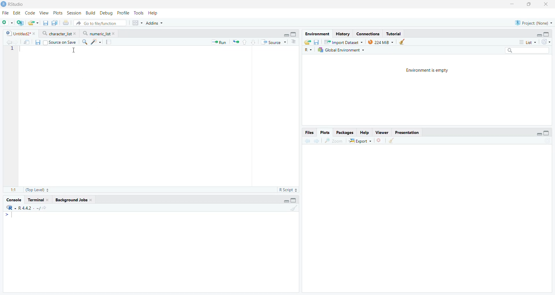  I want to click on Tools, so click(139, 13).